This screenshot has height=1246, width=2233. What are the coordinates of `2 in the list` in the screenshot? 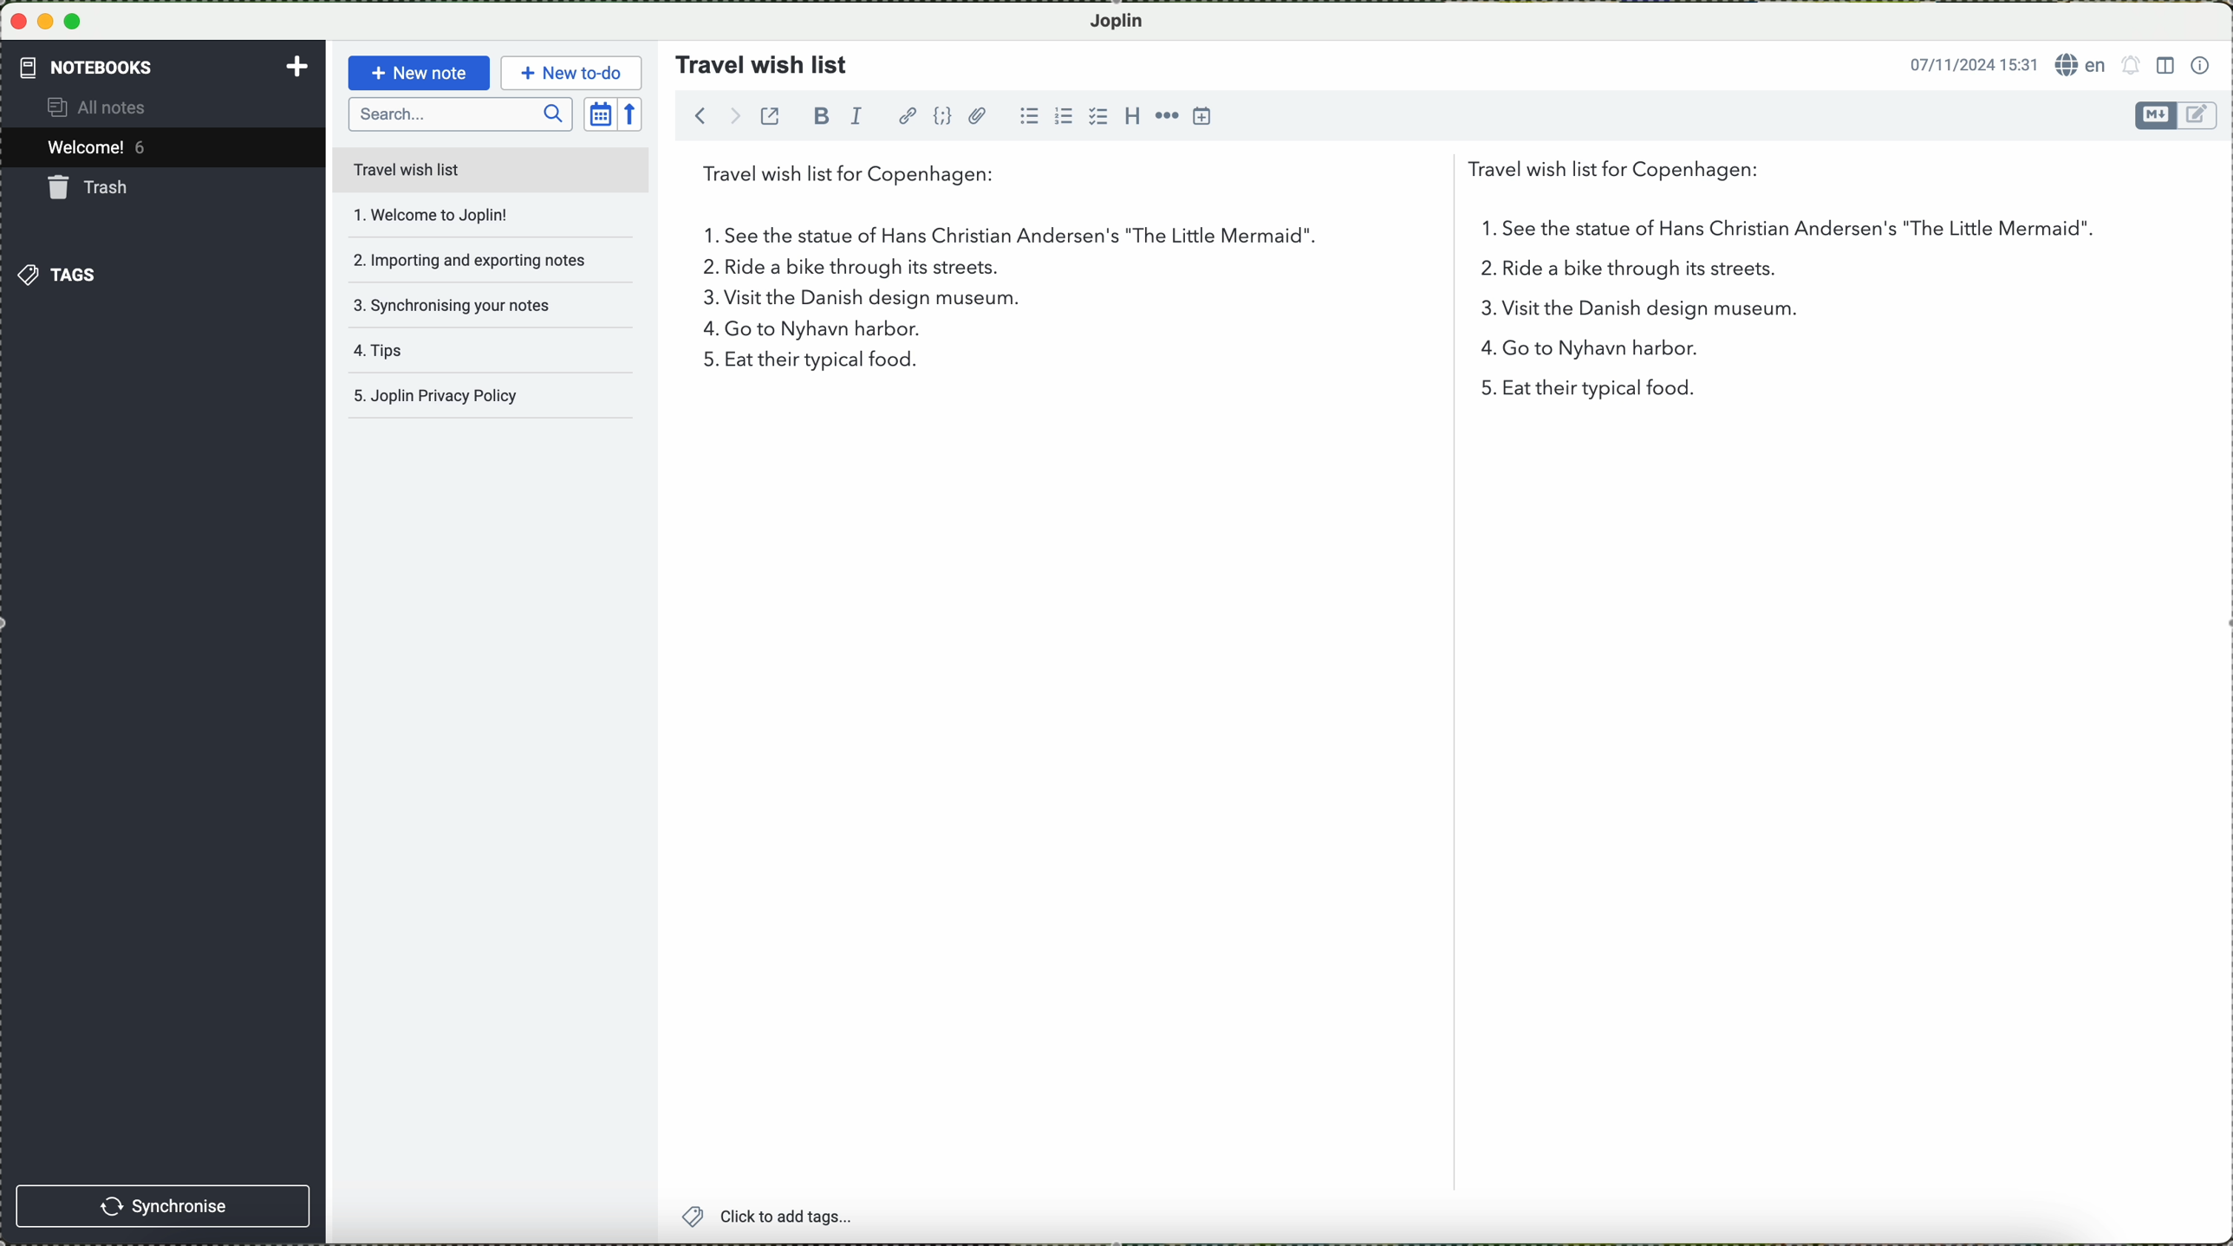 It's located at (1591, 273).